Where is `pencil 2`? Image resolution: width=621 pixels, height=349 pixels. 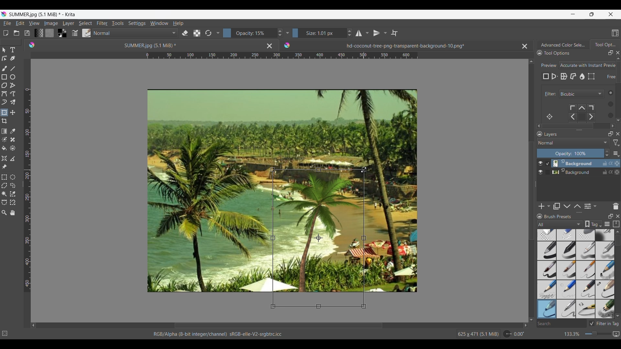 pencil 2 is located at coordinates (586, 290).